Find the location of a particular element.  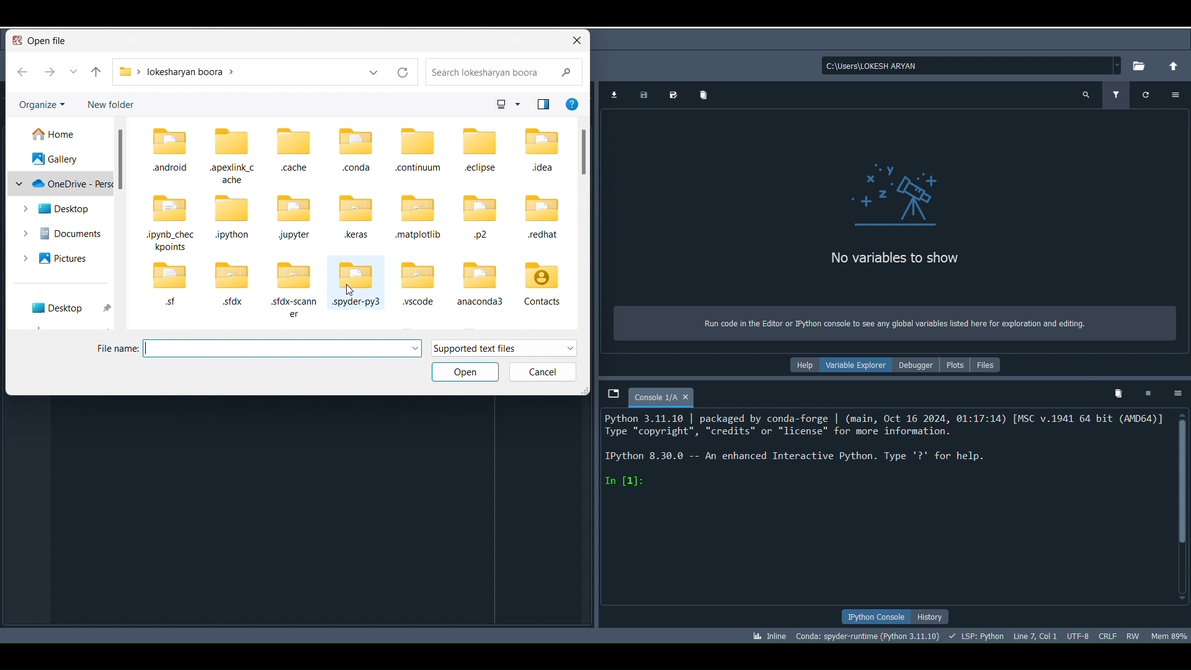

Organize is located at coordinates (42, 105).